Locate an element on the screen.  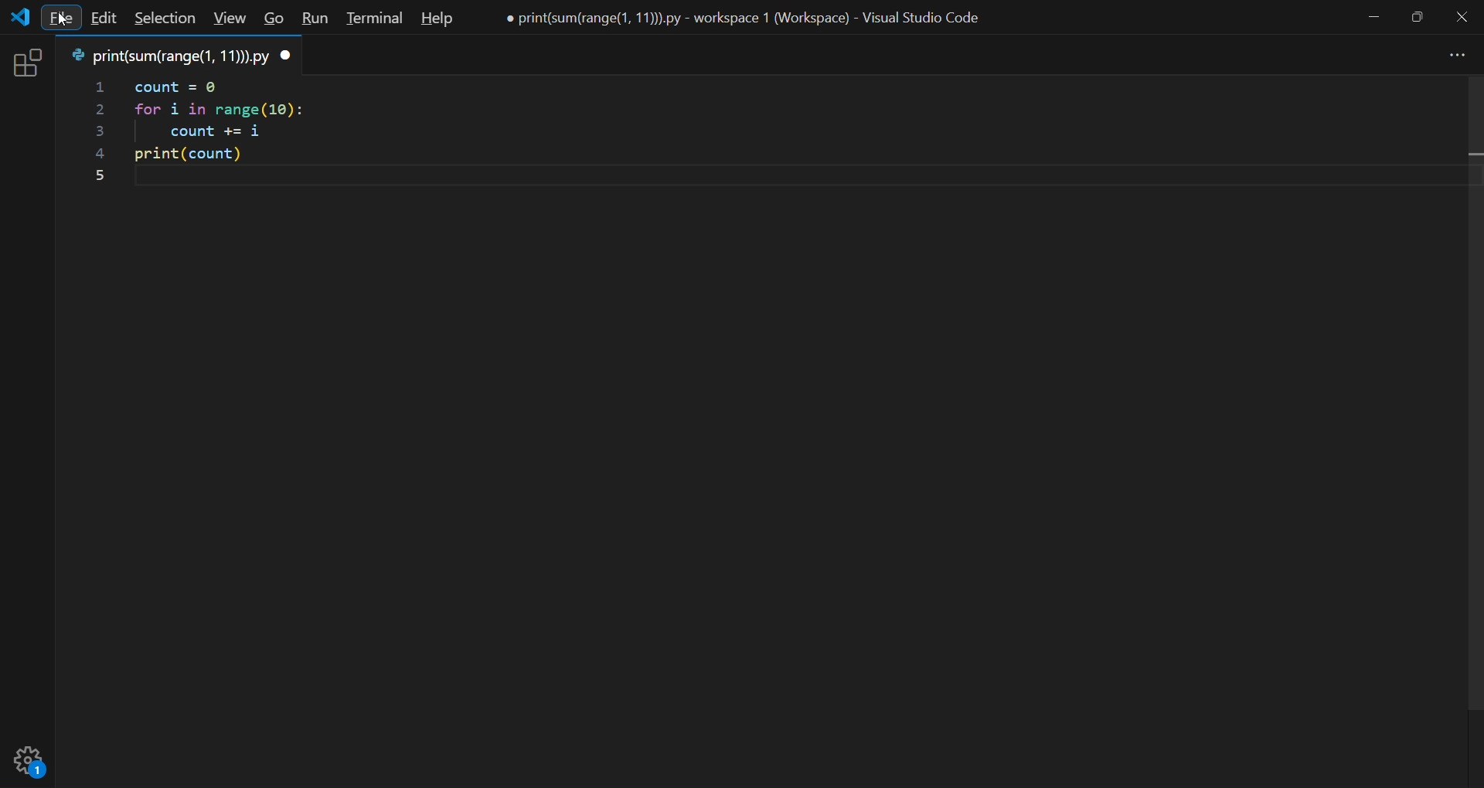
run is located at coordinates (313, 19).